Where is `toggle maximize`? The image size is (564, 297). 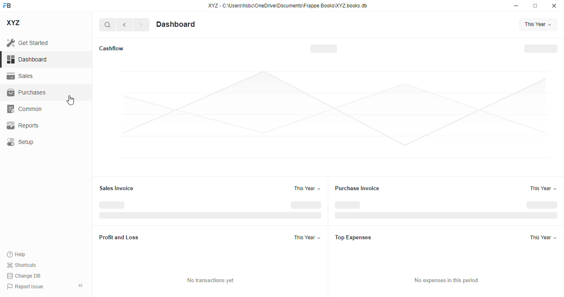
toggle maximize is located at coordinates (535, 5).